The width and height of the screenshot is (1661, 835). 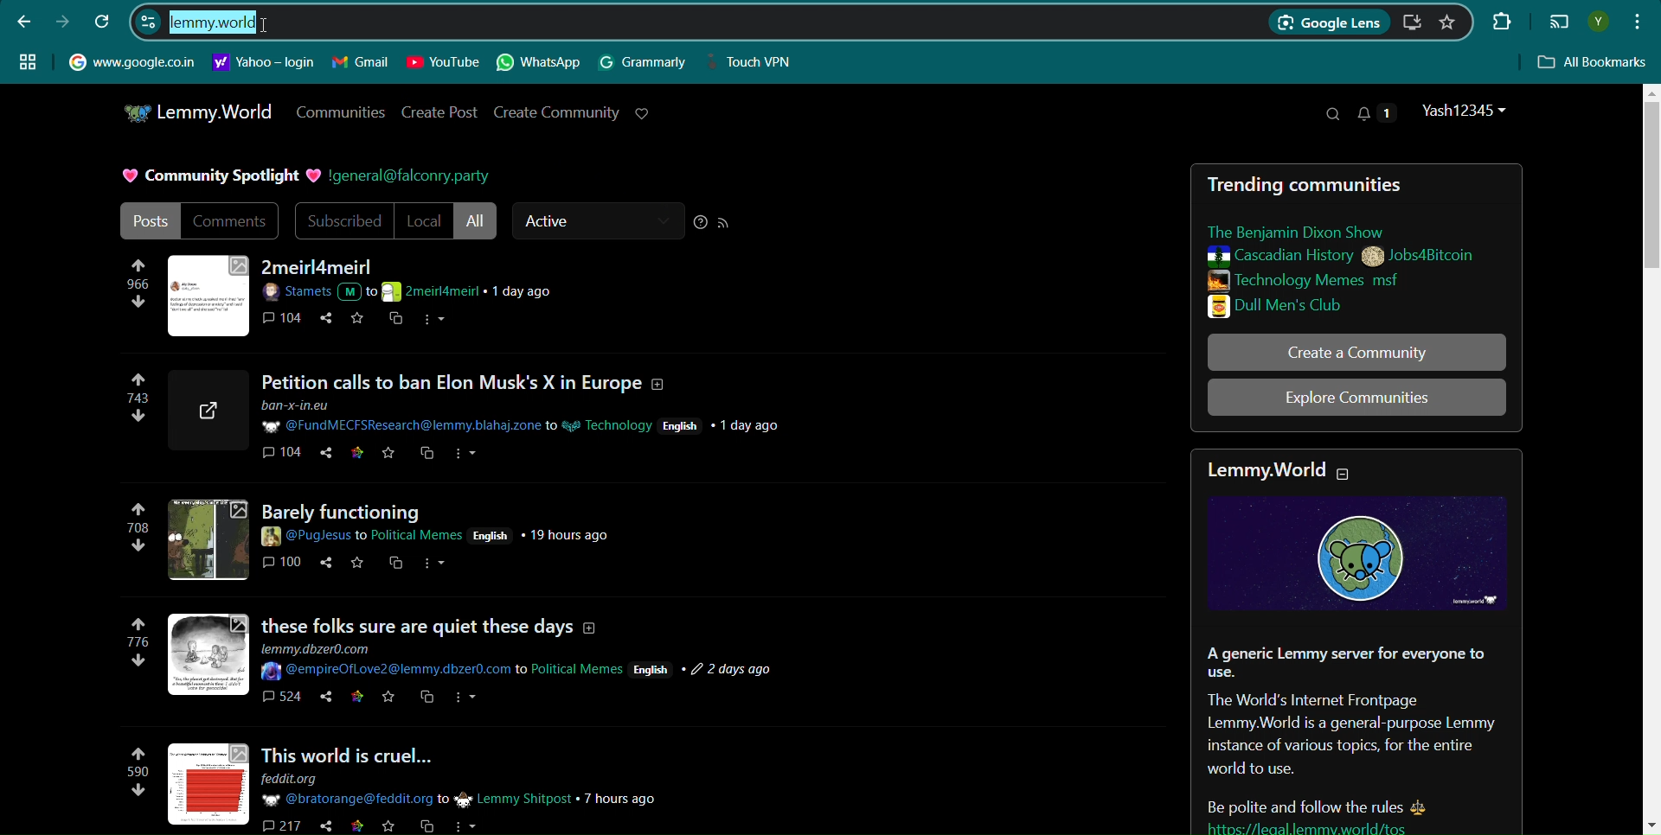 I want to click on Gmail, so click(x=361, y=62).